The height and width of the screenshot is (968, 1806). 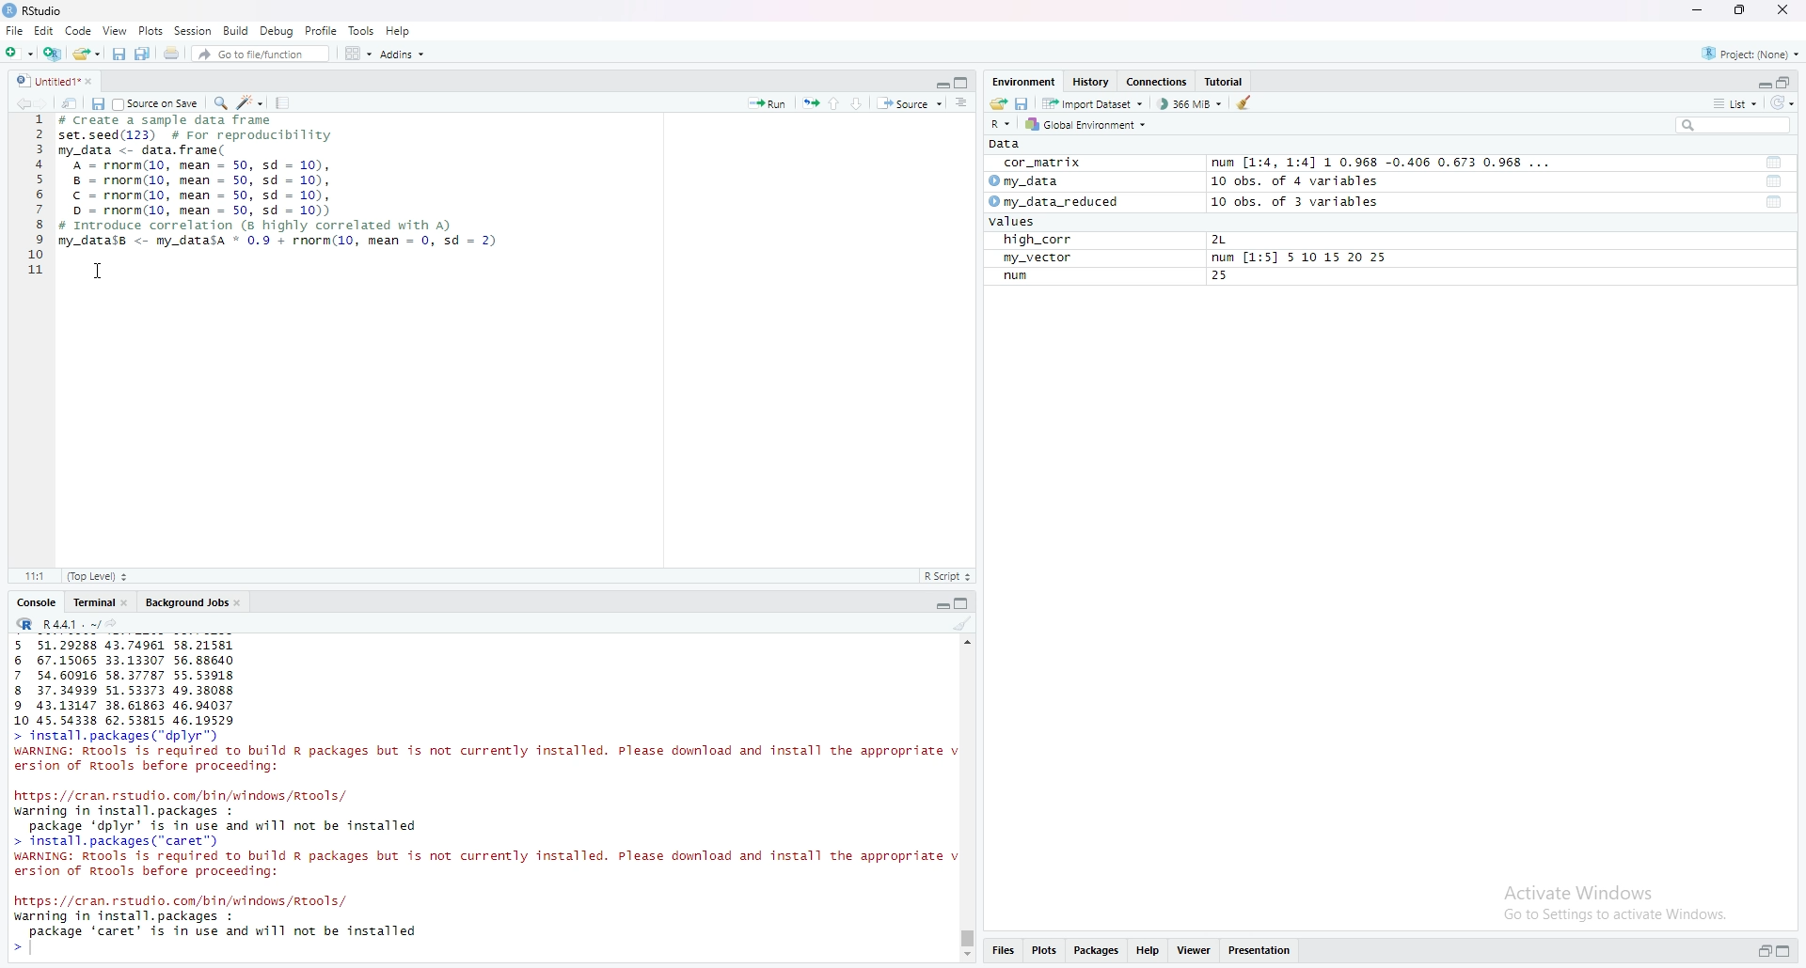 I want to click on Profile, so click(x=321, y=30).